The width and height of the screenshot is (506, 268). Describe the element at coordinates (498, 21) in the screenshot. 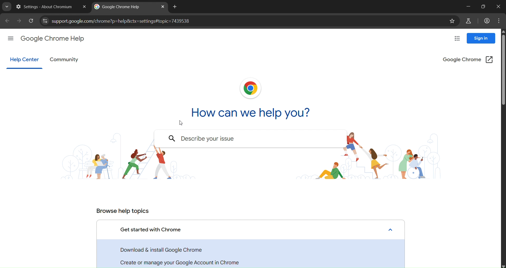

I see `menu` at that location.